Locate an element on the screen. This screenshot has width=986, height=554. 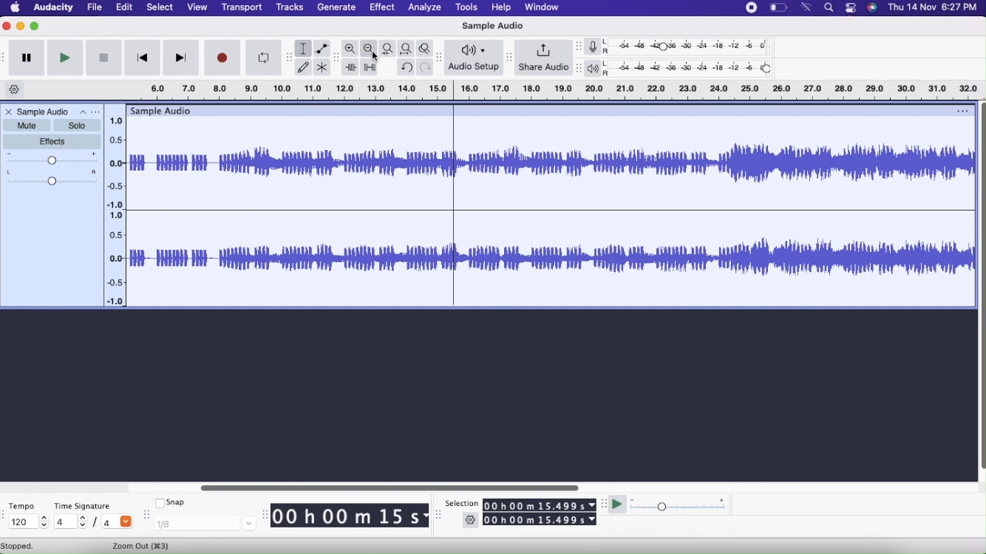
Solo is located at coordinates (78, 125).